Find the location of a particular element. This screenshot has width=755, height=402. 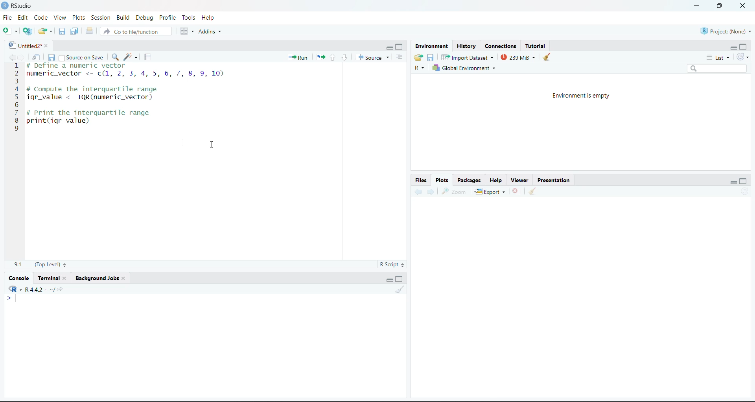

Print the current file is located at coordinates (89, 30).